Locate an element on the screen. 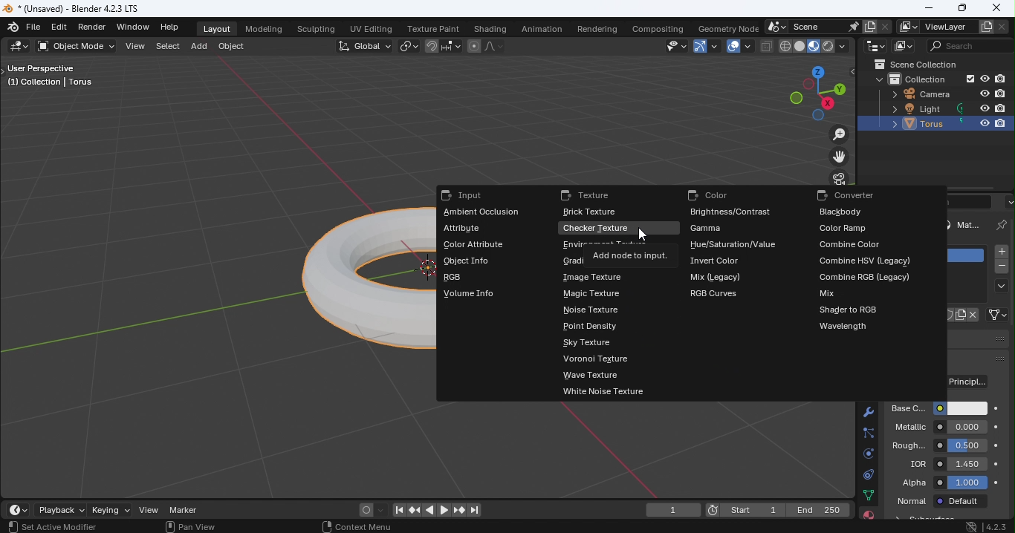 The height and width of the screenshot is (533, 1015). The active workspace view layer showing in the window is located at coordinates (907, 27).